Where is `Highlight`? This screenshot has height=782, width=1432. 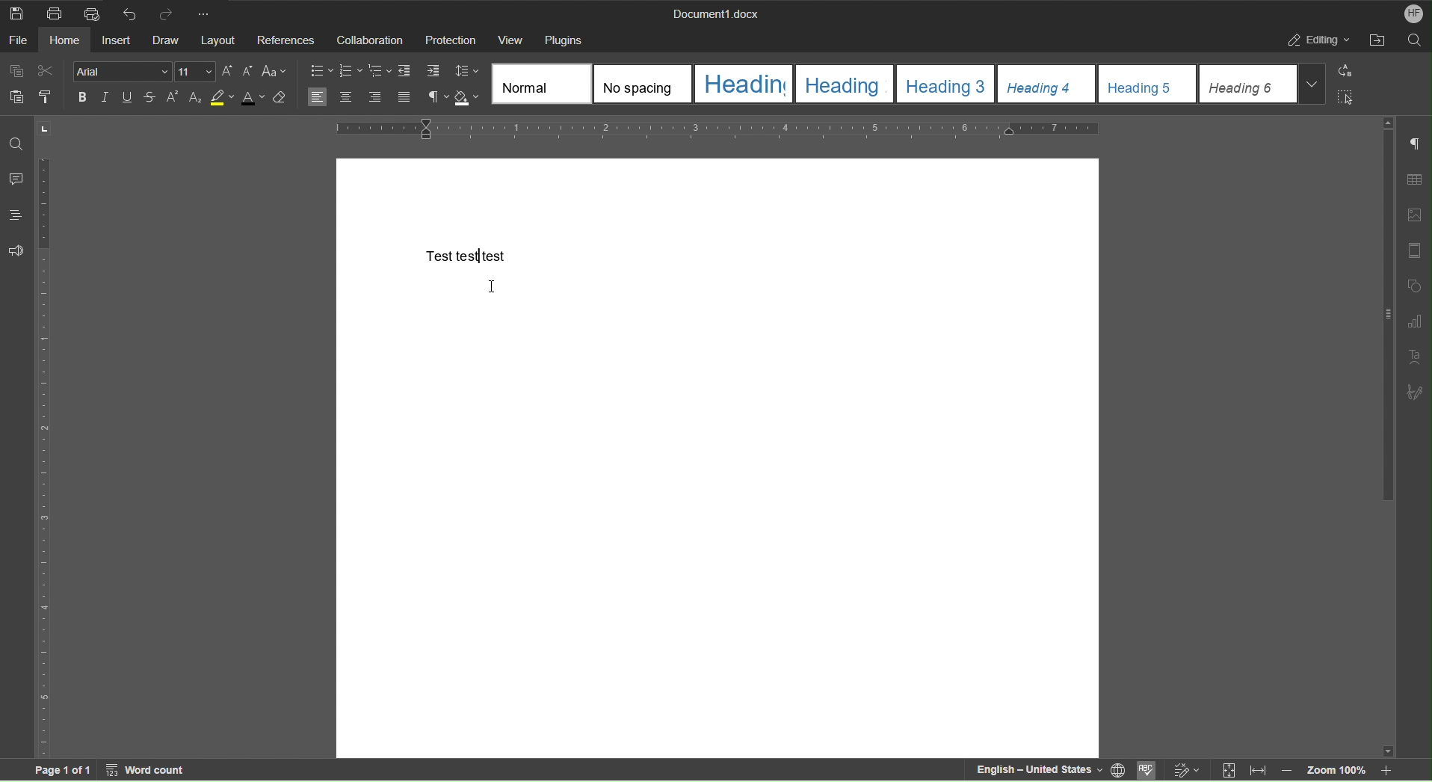
Highlight is located at coordinates (222, 98).